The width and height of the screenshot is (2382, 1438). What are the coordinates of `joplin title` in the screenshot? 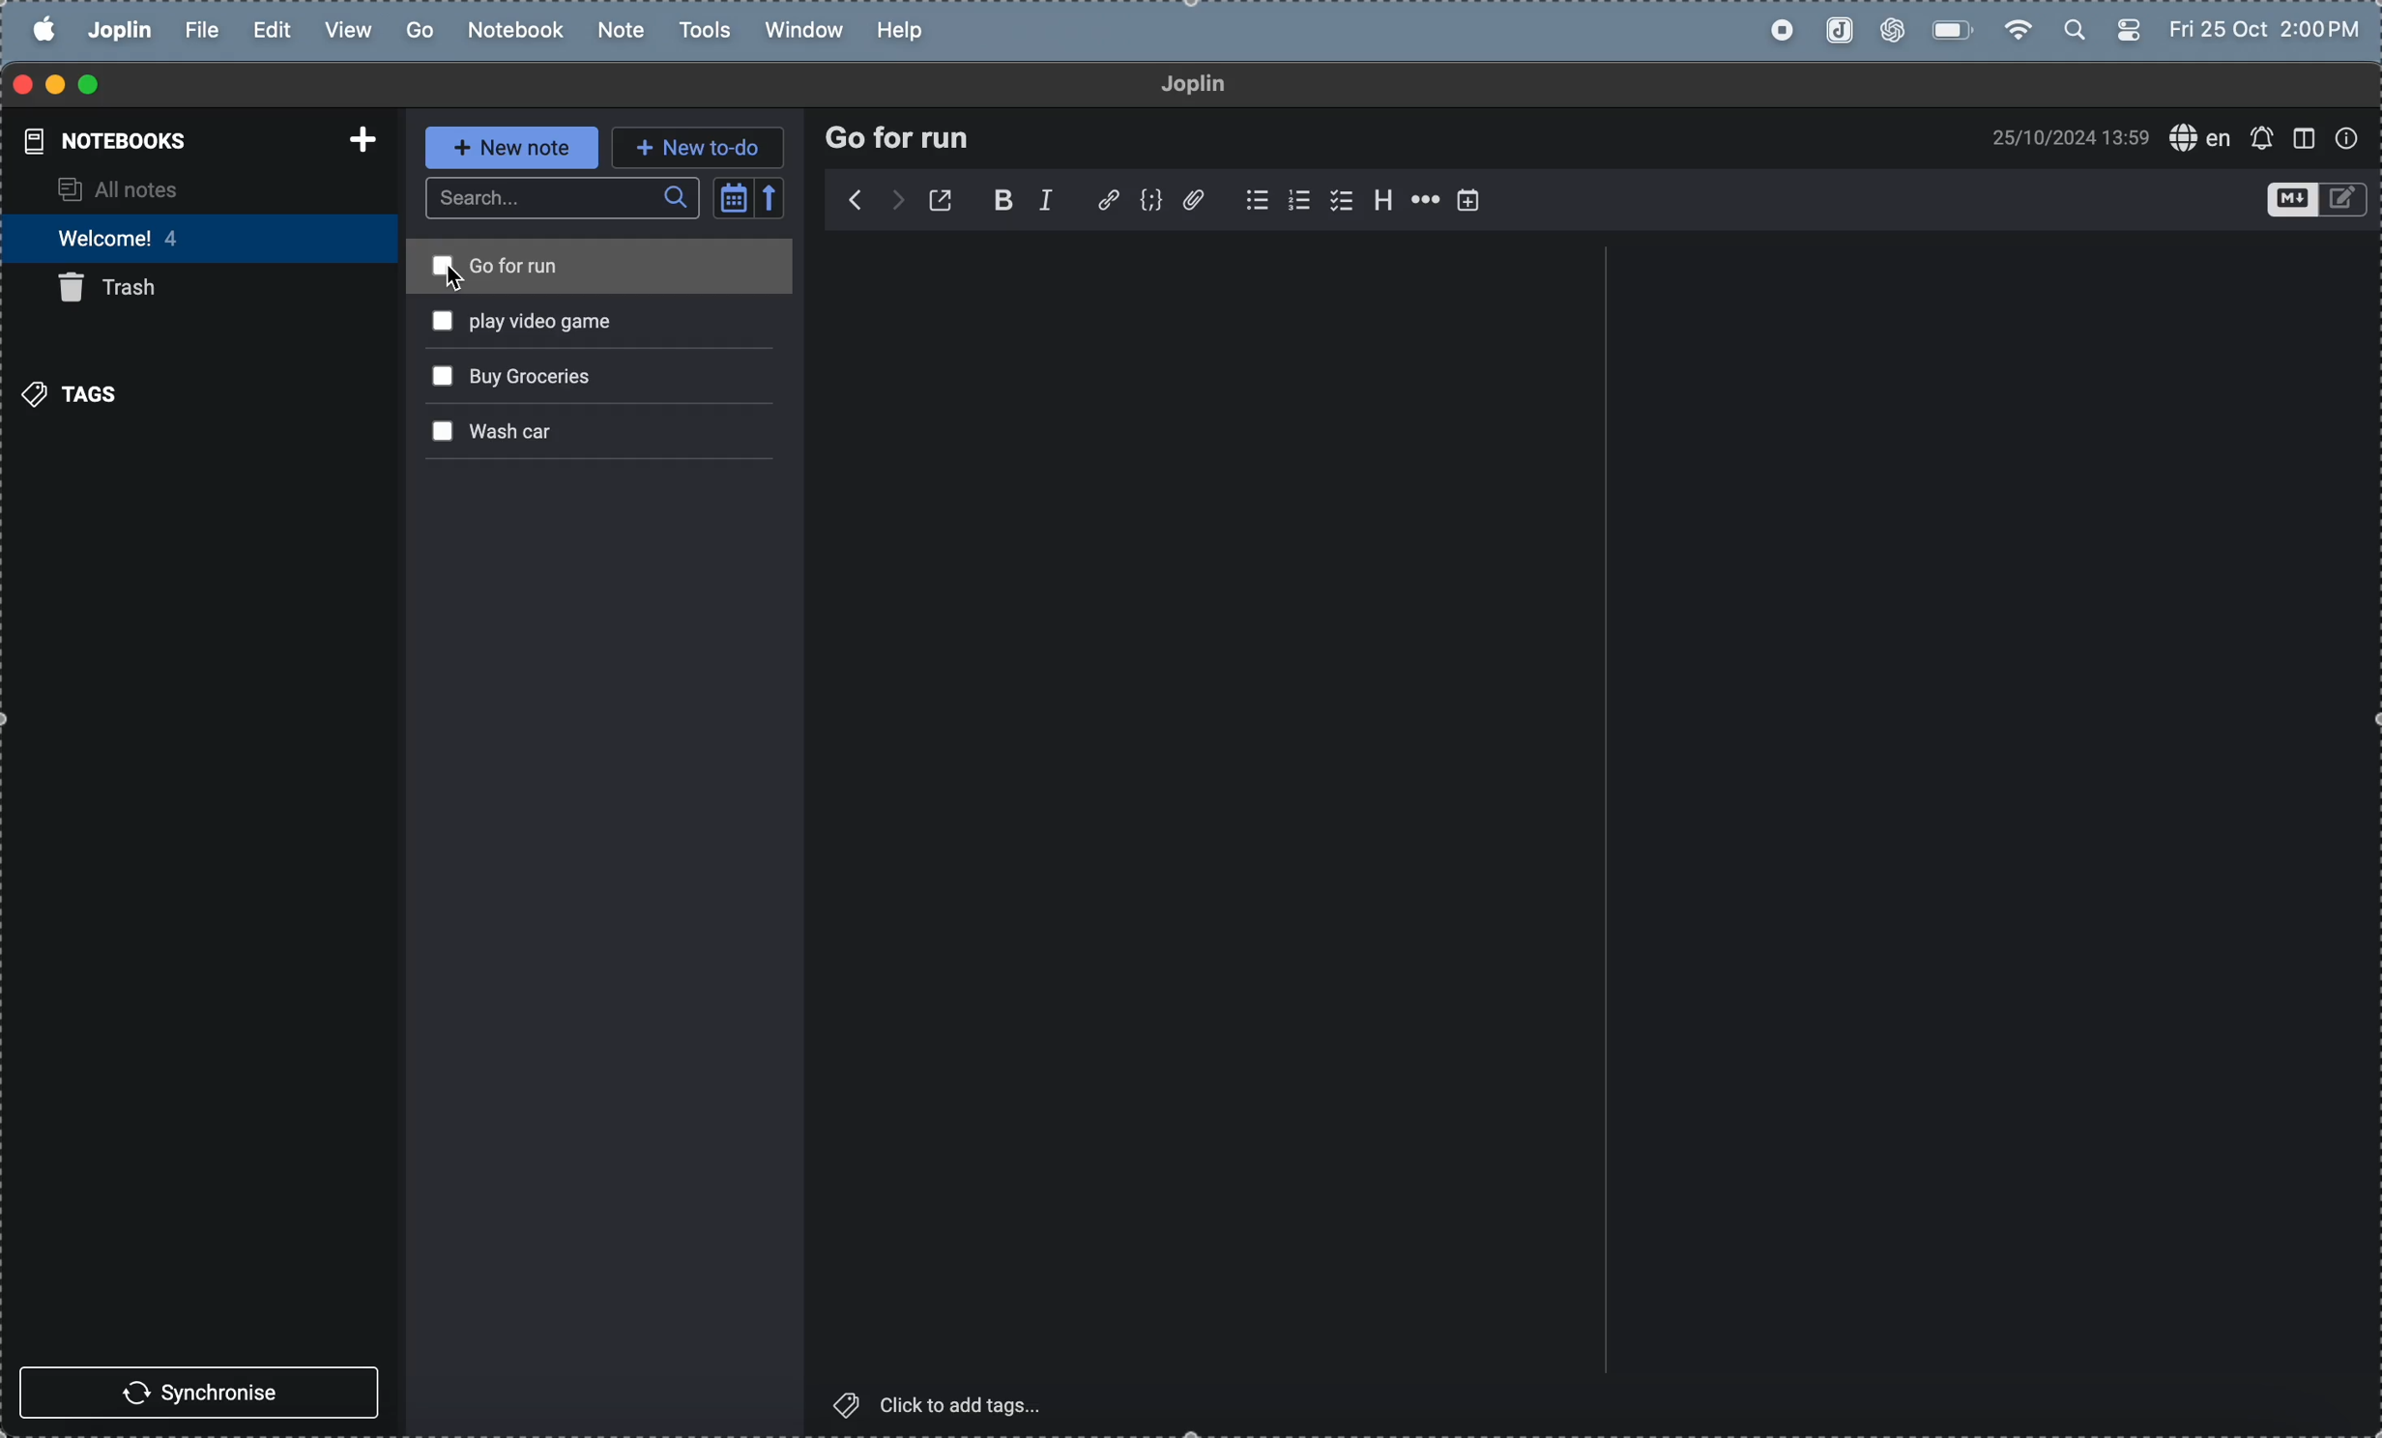 It's located at (1223, 86).